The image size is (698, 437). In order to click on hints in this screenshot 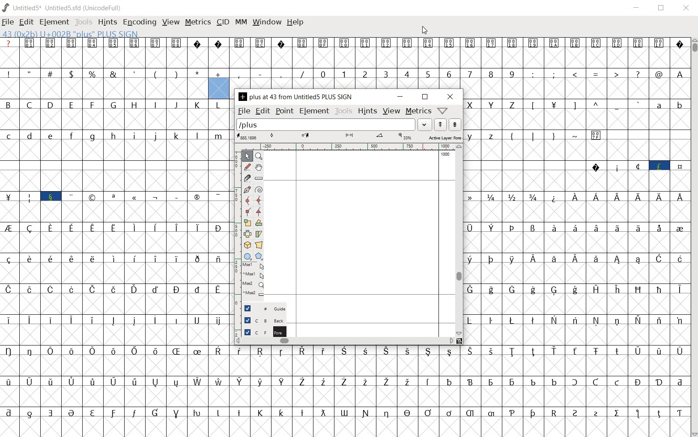, I will do `click(367, 112)`.